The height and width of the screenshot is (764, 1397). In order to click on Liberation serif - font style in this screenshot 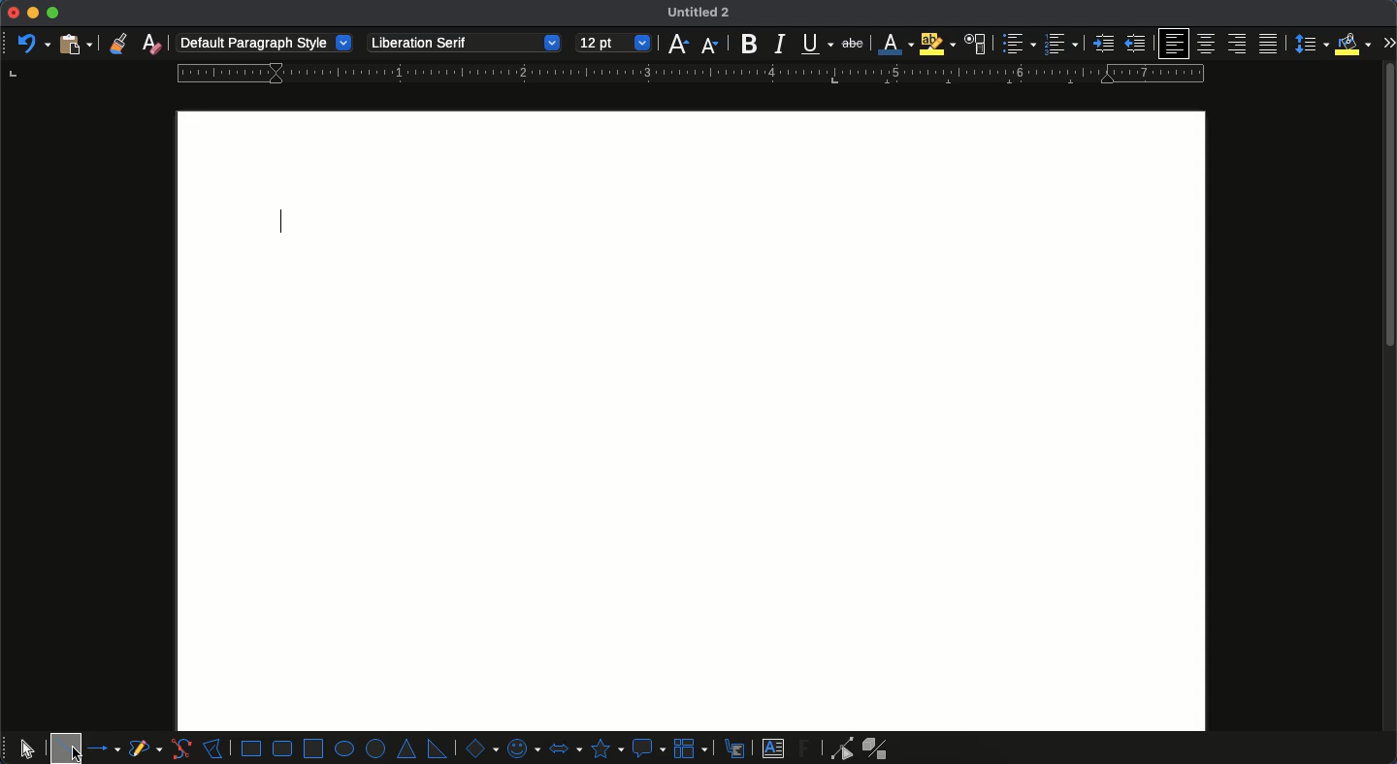, I will do `click(462, 43)`.